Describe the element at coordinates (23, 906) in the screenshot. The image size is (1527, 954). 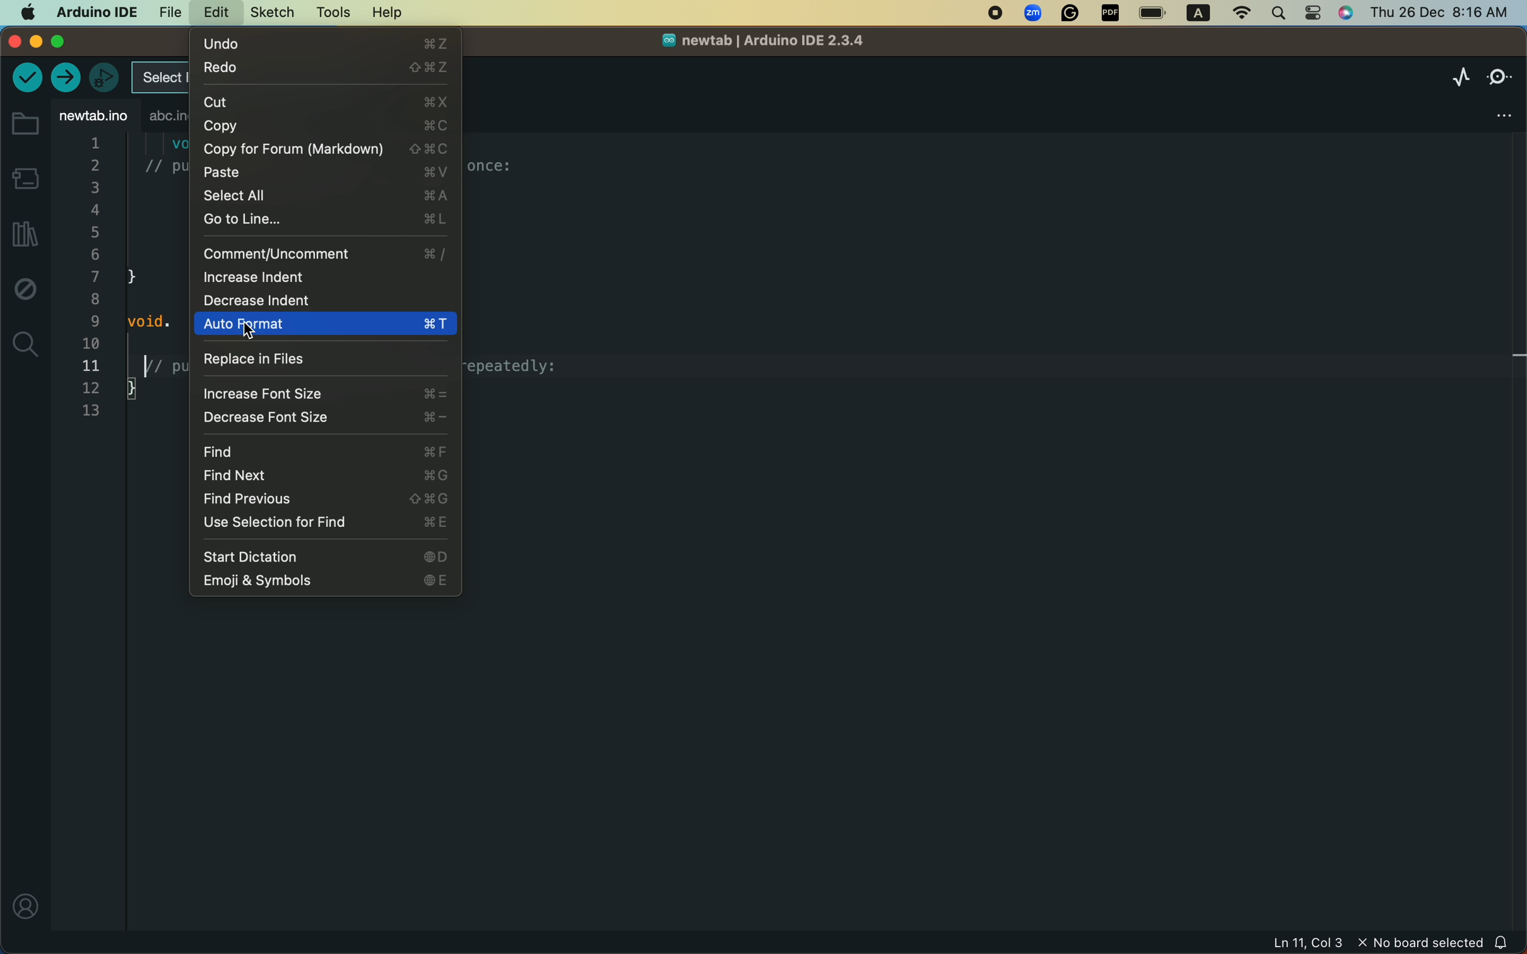
I see `profile` at that location.